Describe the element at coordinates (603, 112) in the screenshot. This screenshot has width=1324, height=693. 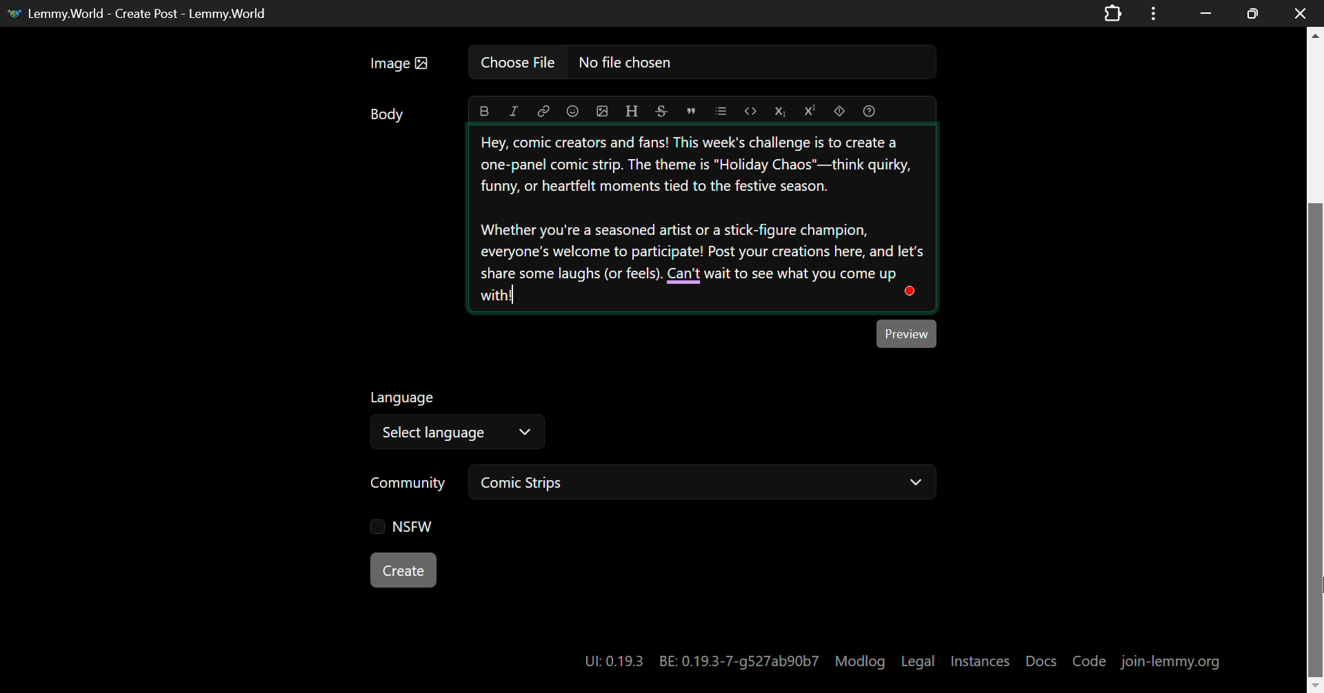
I see `upload image` at that location.